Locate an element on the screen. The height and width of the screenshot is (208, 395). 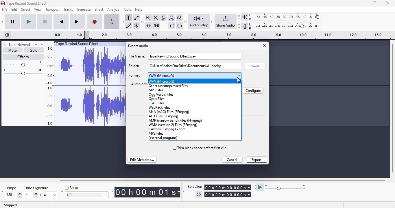
audacity time signature toolbar is located at coordinates (3, 191).